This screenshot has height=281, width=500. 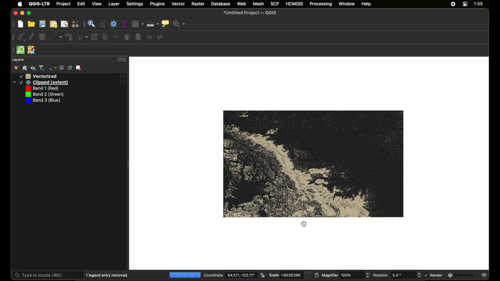 What do you see at coordinates (126, 60) in the screenshot?
I see `close` at bounding box center [126, 60].